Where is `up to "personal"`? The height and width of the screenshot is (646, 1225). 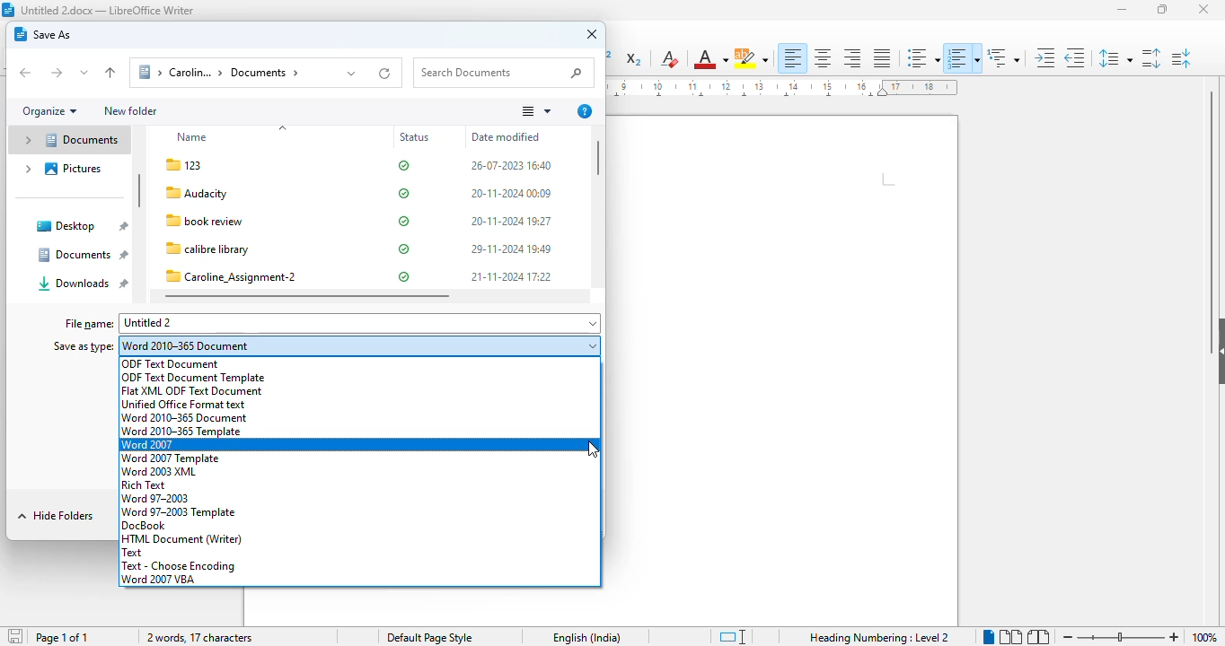 up to "personal" is located at coordinates (110, 73).